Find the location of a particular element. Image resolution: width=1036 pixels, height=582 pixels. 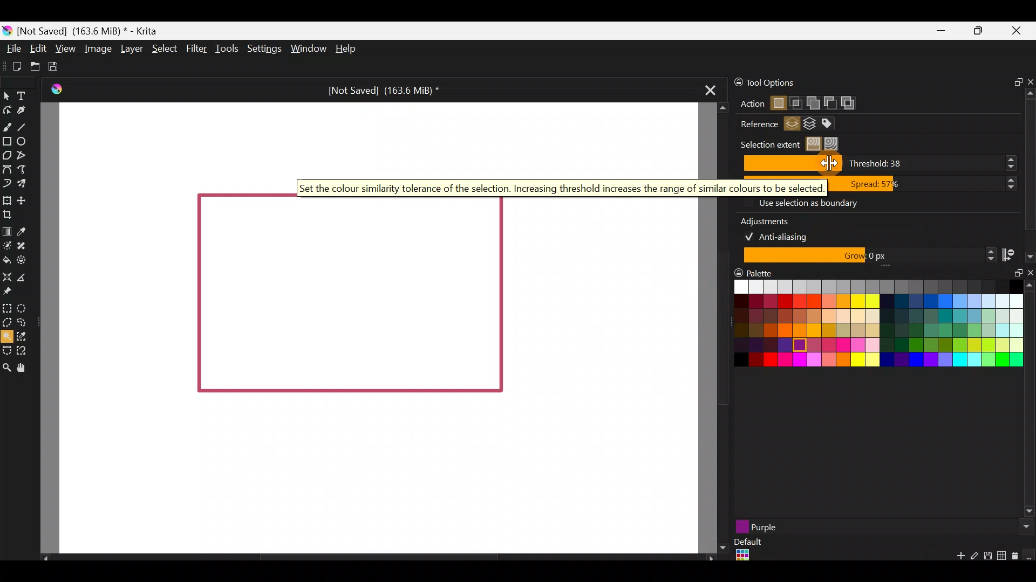

Multibrush tool is located at coordinates (23, 182).